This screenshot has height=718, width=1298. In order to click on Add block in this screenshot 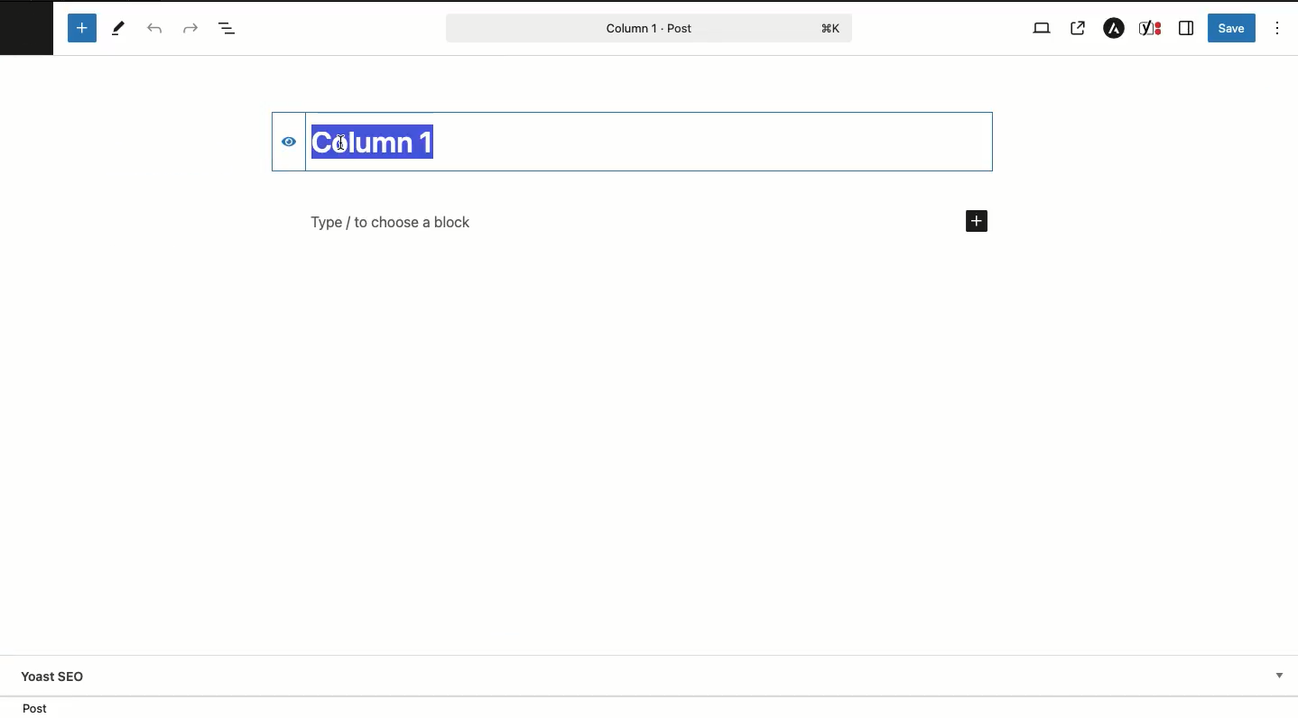, I will do `click(603, 222)`.